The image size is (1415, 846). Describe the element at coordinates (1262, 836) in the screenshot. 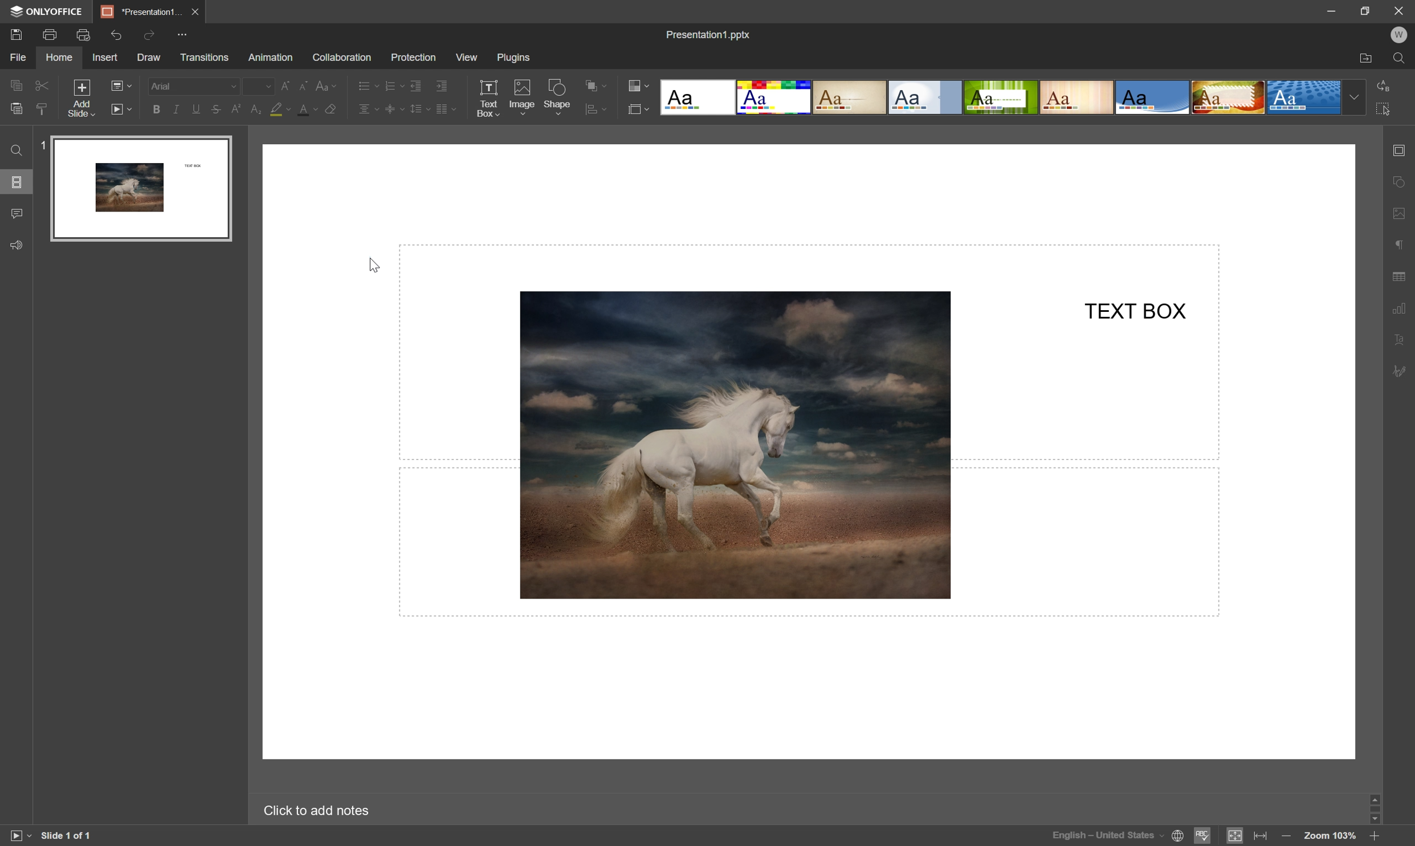

I see `fit to width` at that location.